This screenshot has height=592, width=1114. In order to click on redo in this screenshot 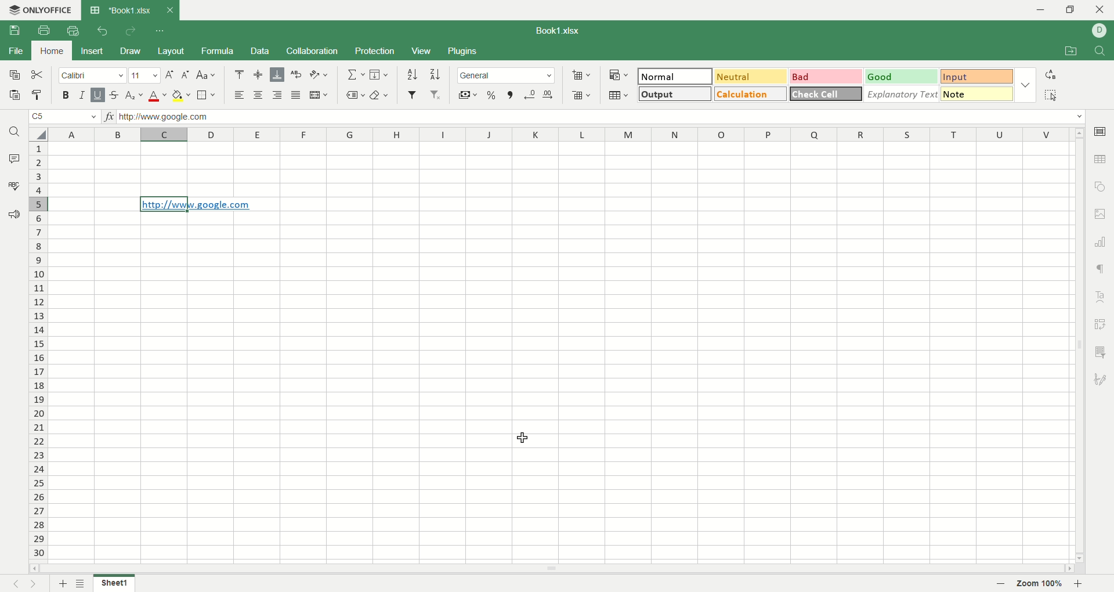, I will do `click(130, 32)`.